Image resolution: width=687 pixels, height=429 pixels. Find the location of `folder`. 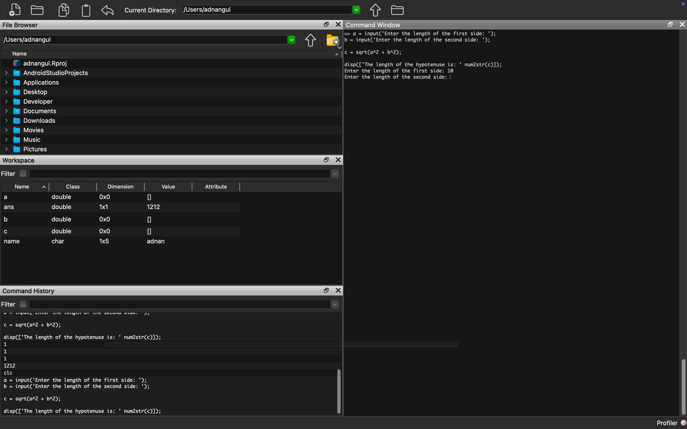

folder is located at coordinates (397, 9).